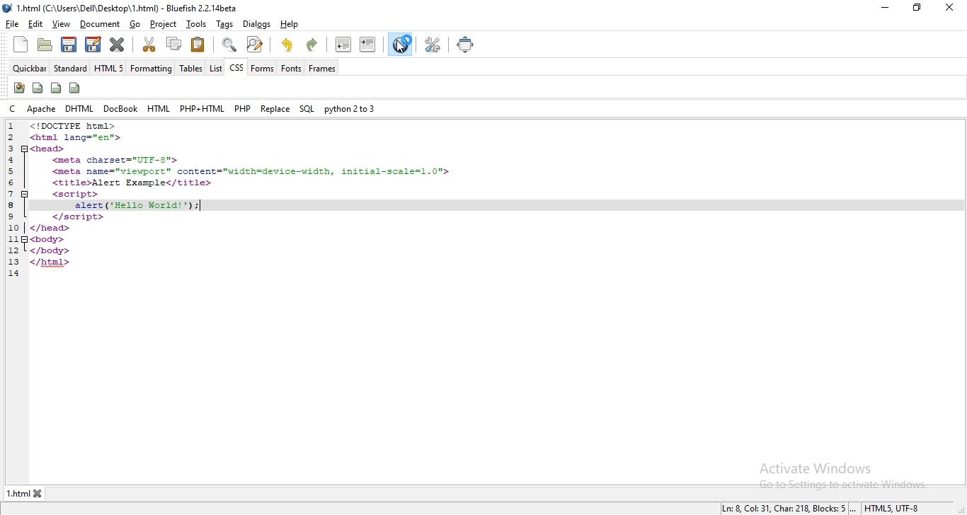 The height and width of the screenshot is (515, 967). Describe the element at coordinates (14, 127) in the screenshot. I see `1` at that location.